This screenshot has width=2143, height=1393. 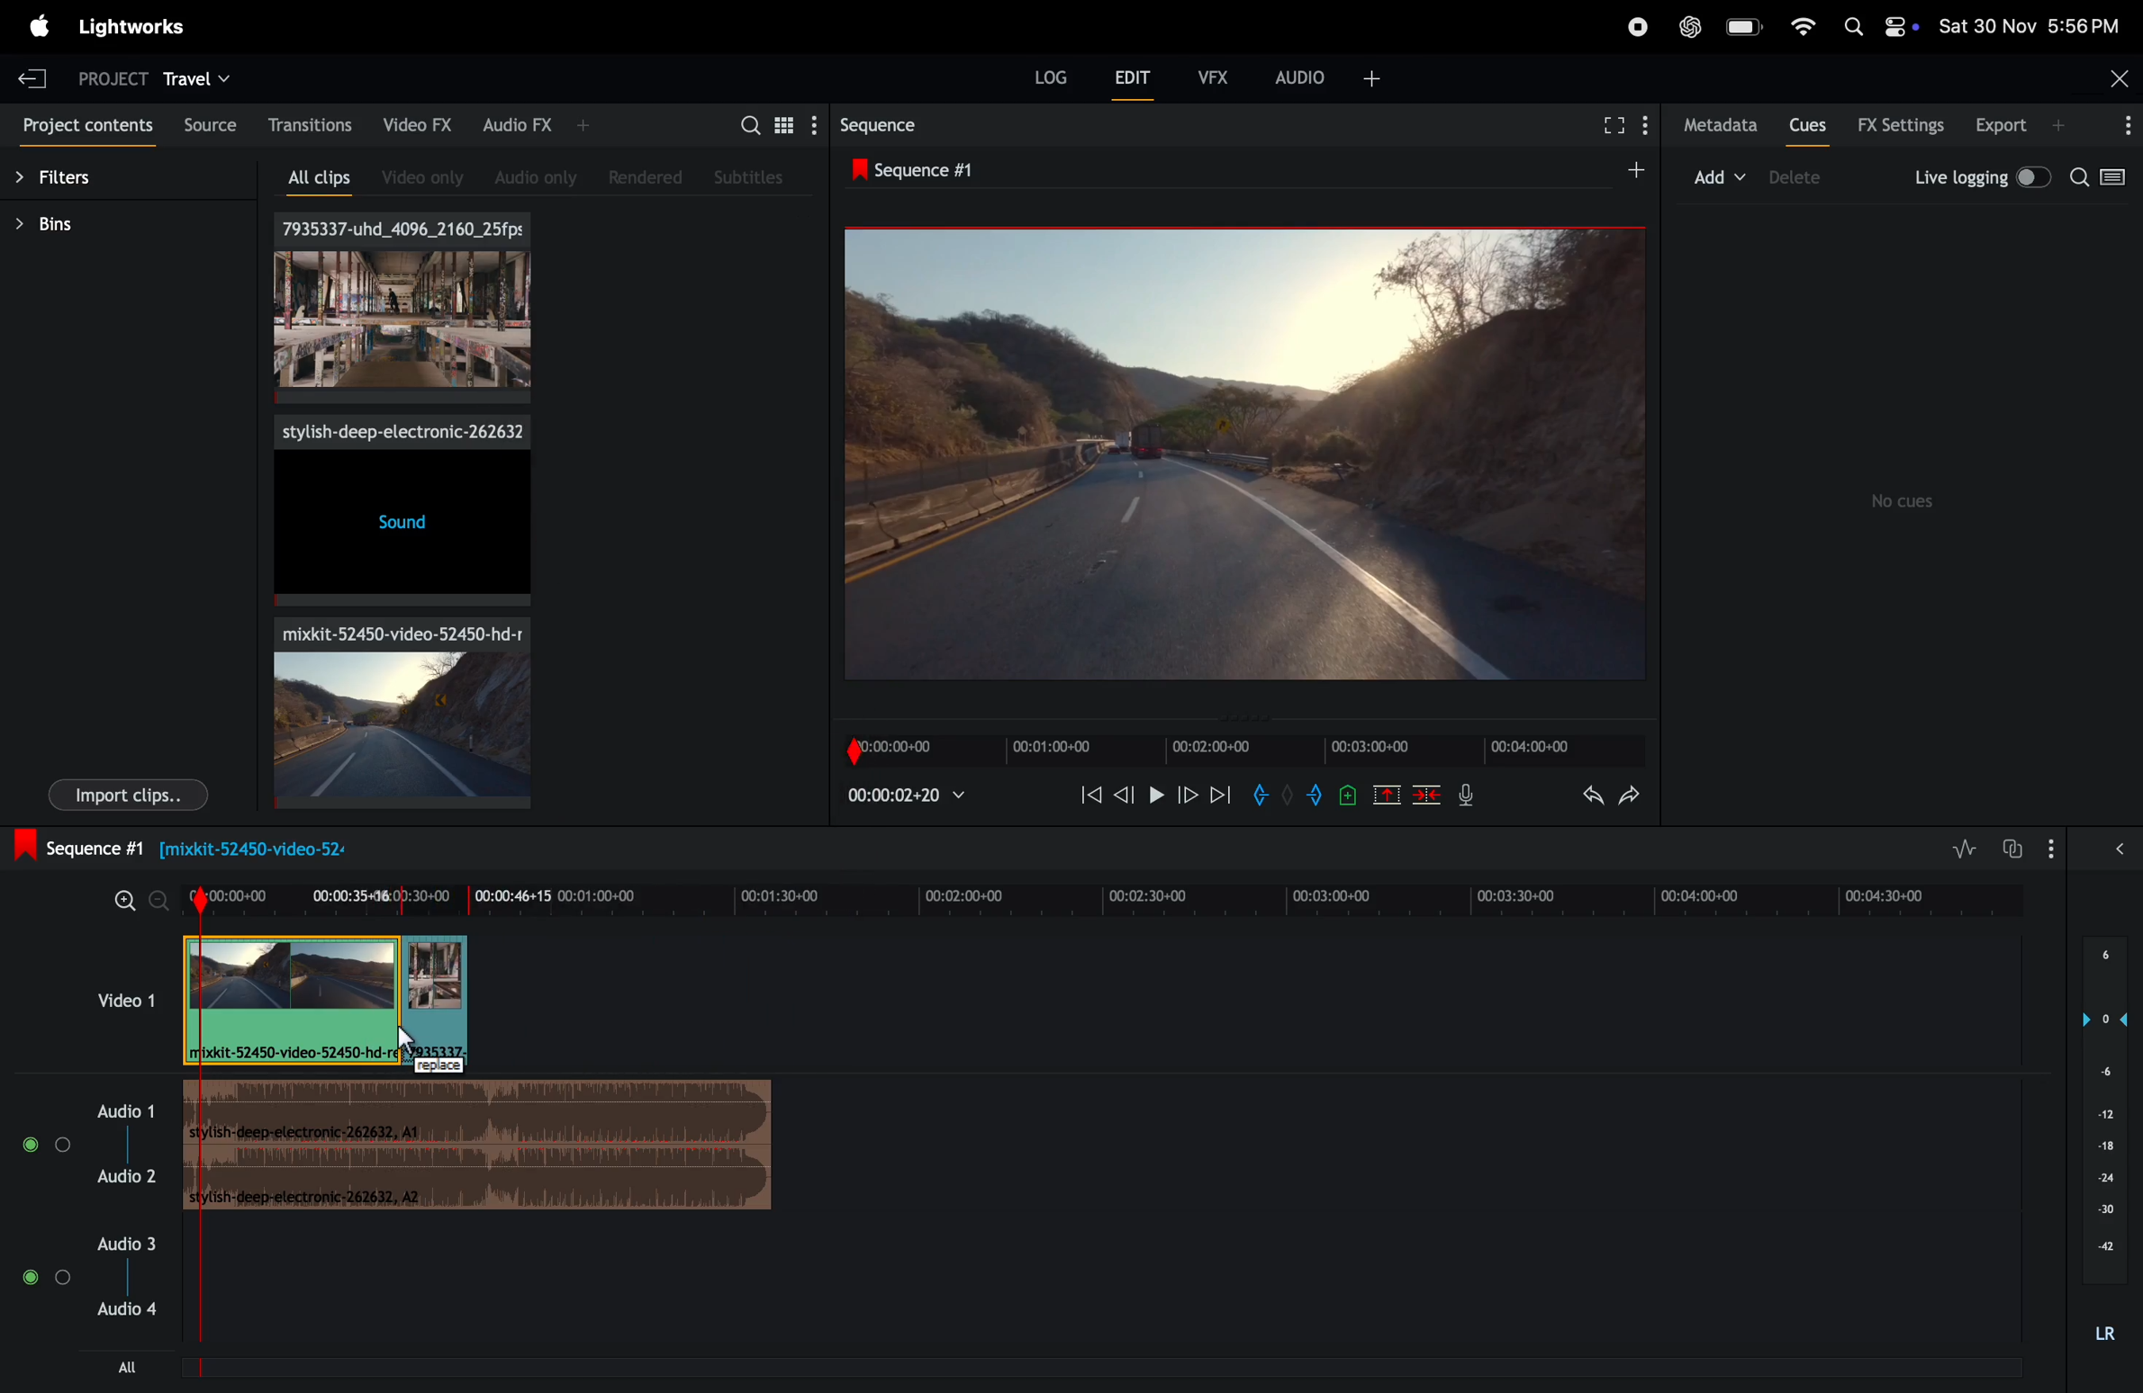 What do you see at coordinates (2016, 846) in the screenshot?
I see `toggle audio track sync` at bounding box center [2016, 846].